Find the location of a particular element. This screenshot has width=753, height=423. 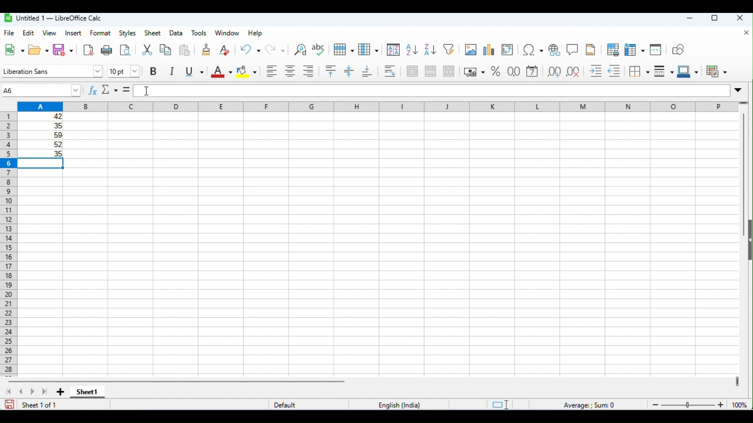

insert hyperlink is located at coordinates (555, 49).